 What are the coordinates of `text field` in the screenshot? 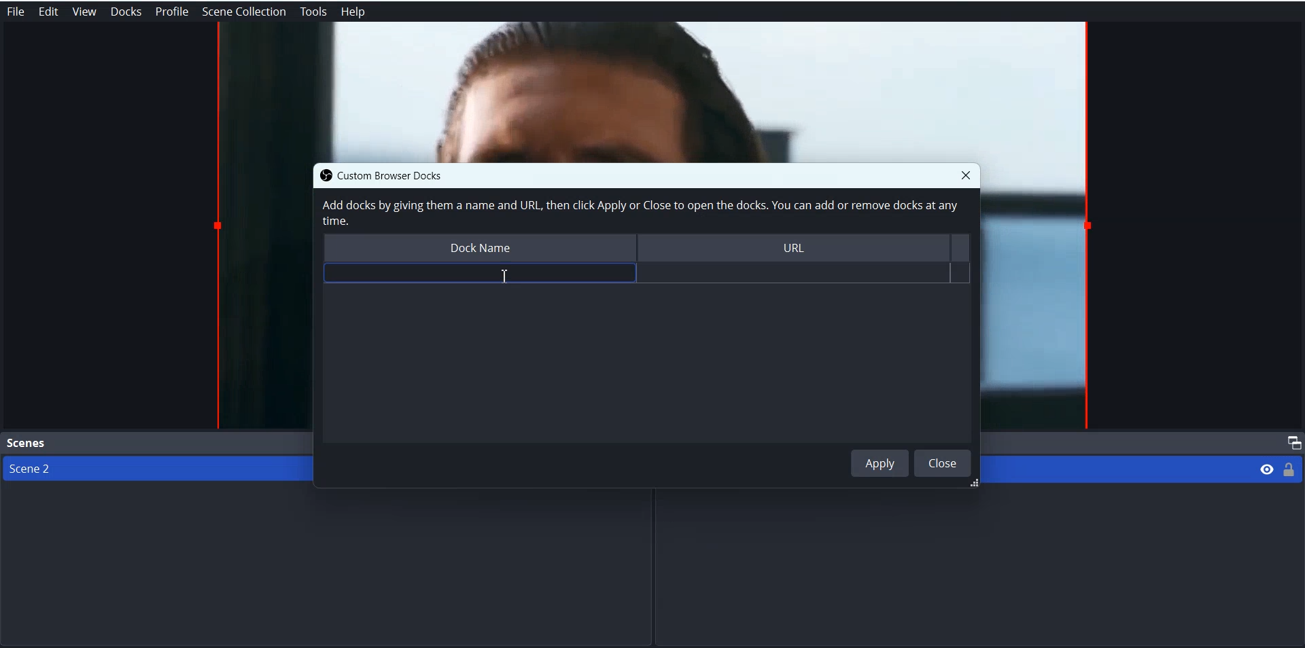 It's located at (479, 274).